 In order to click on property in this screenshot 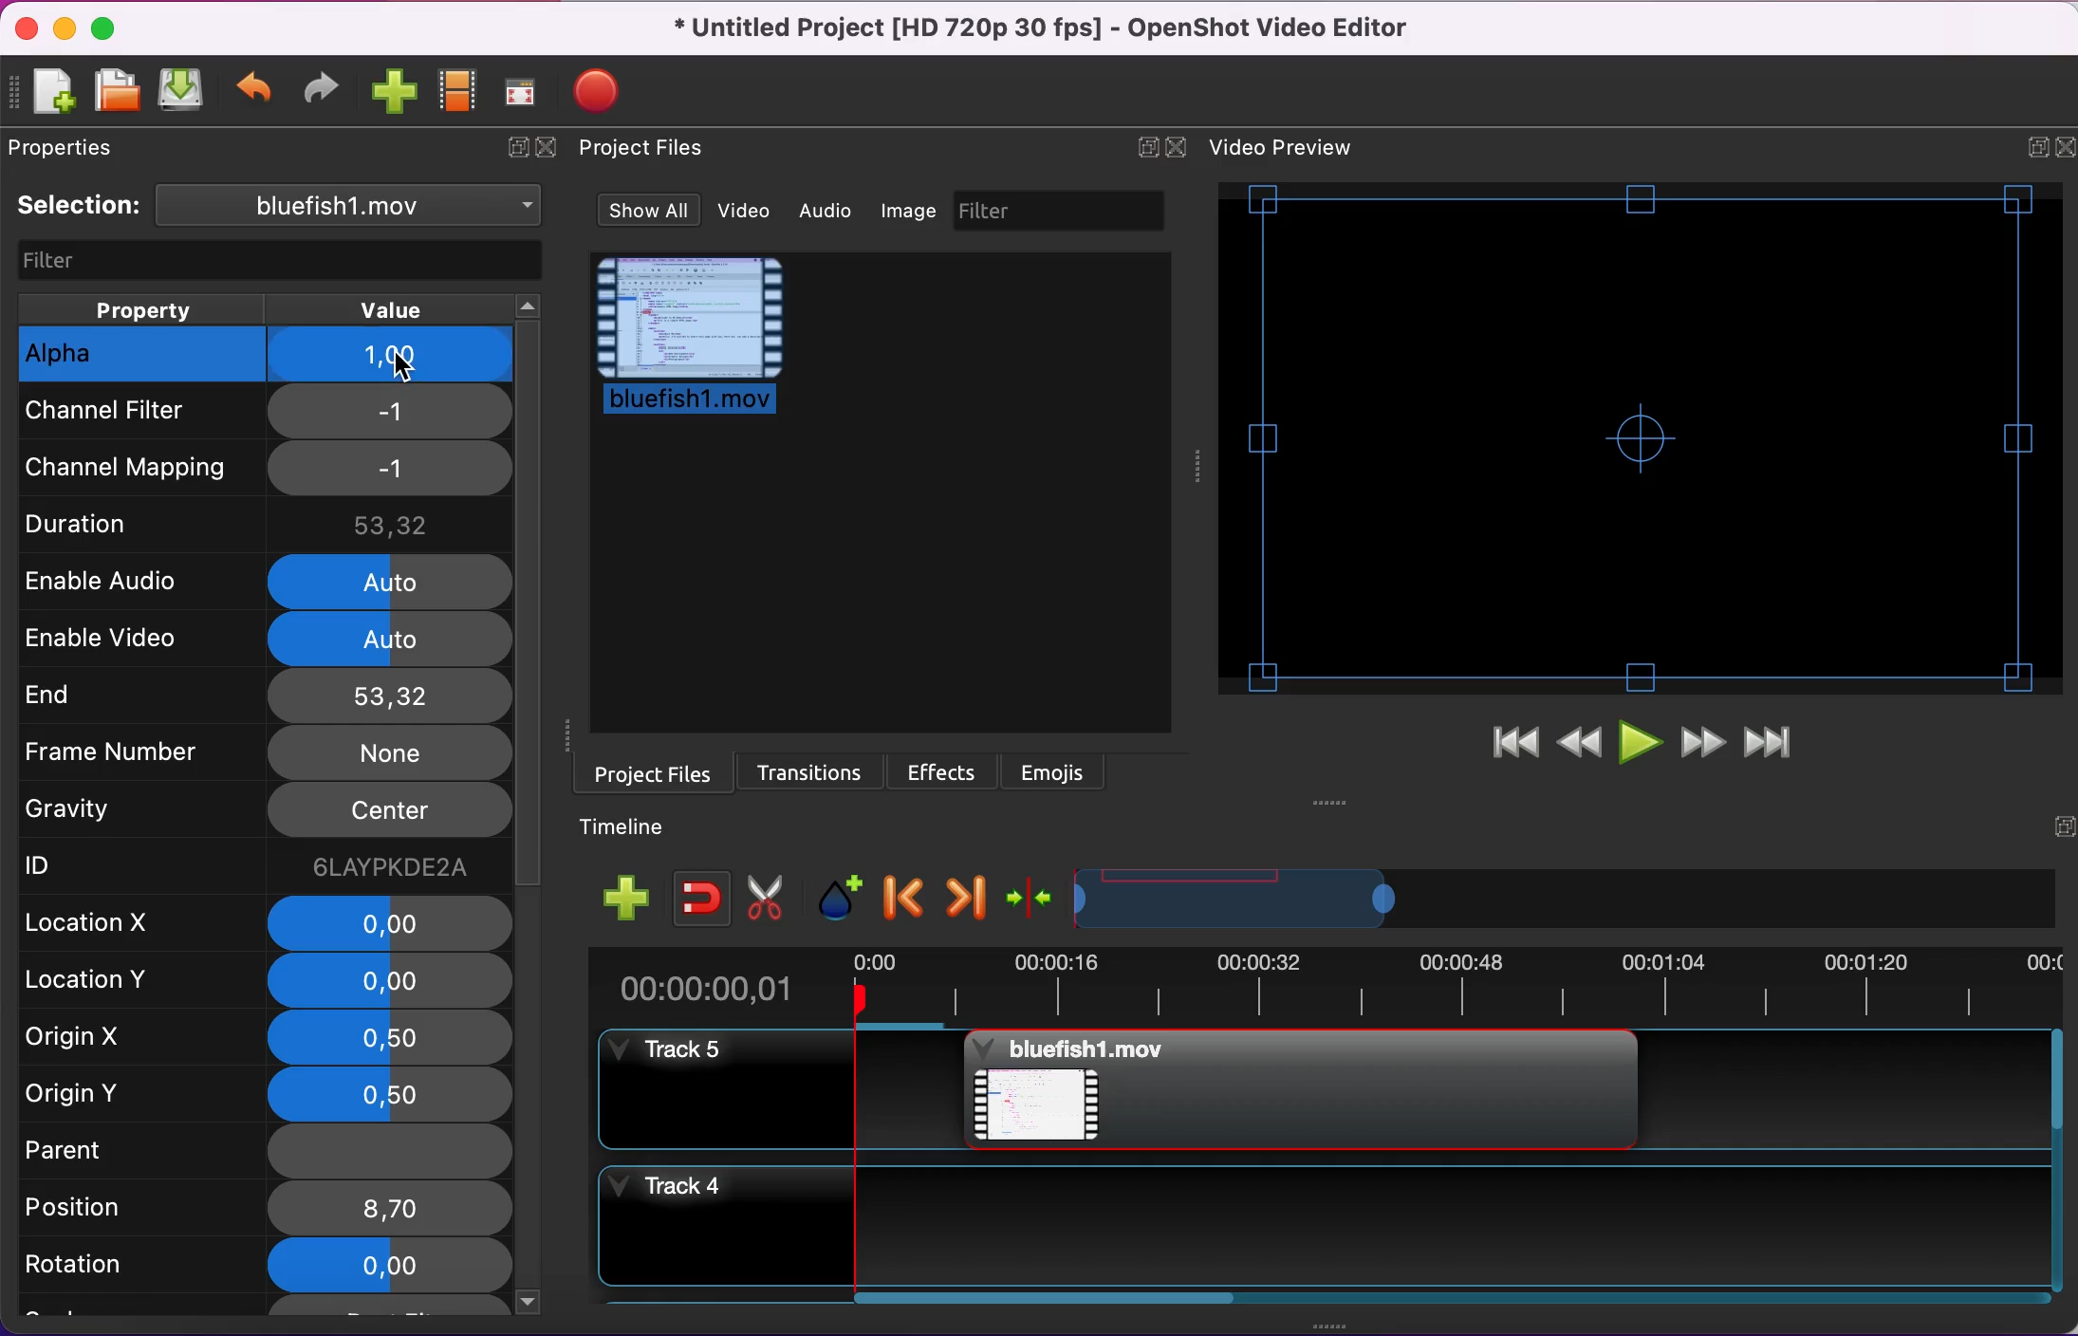, I will do `click(145, 307)`.